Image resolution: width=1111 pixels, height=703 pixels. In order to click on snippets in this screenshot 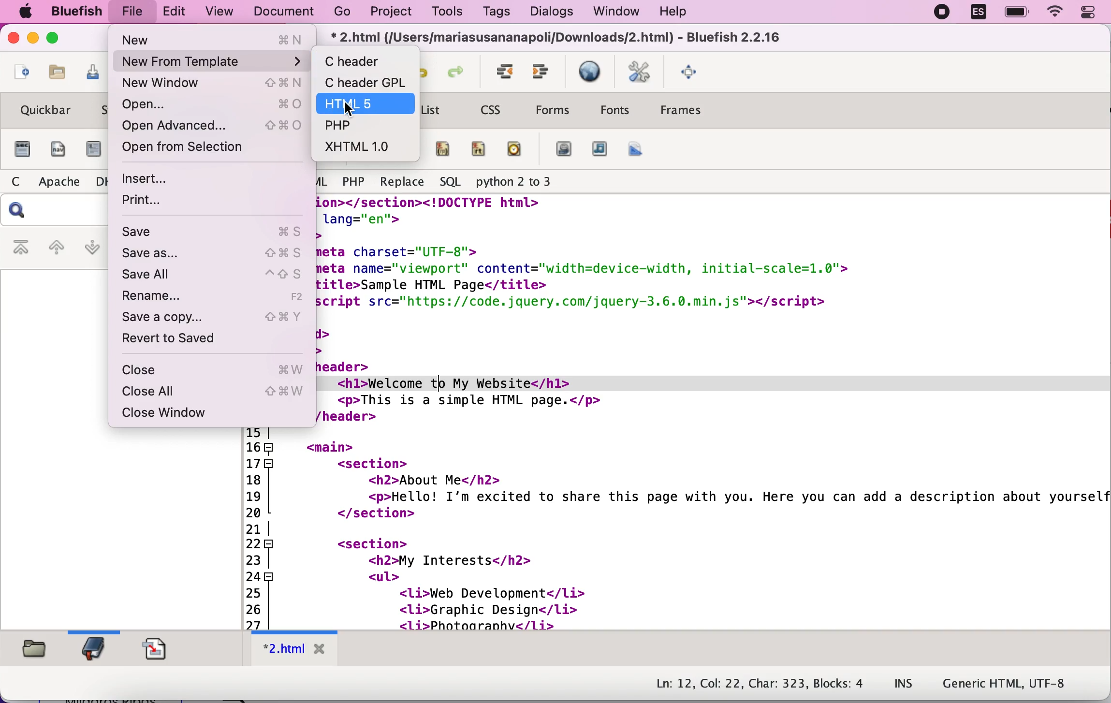, I will do `click(162, 650)`.